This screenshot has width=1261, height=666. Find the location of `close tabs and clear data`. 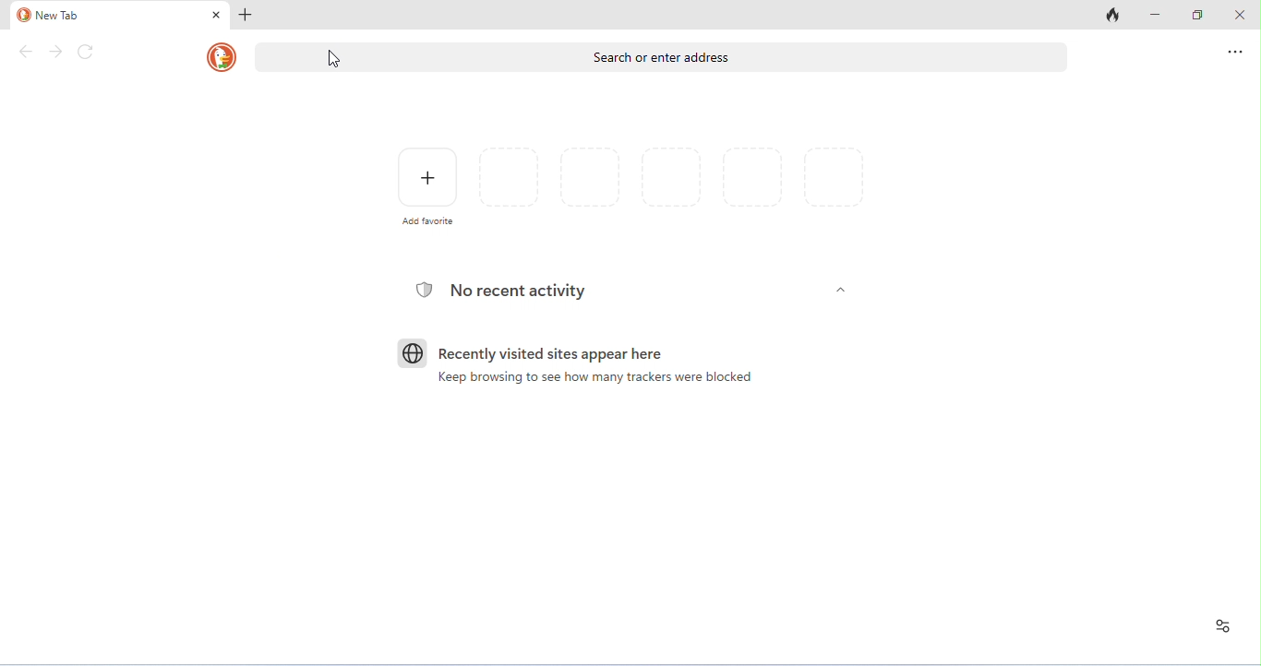

close tabs and clear data is located at coordinates (1111, 16).